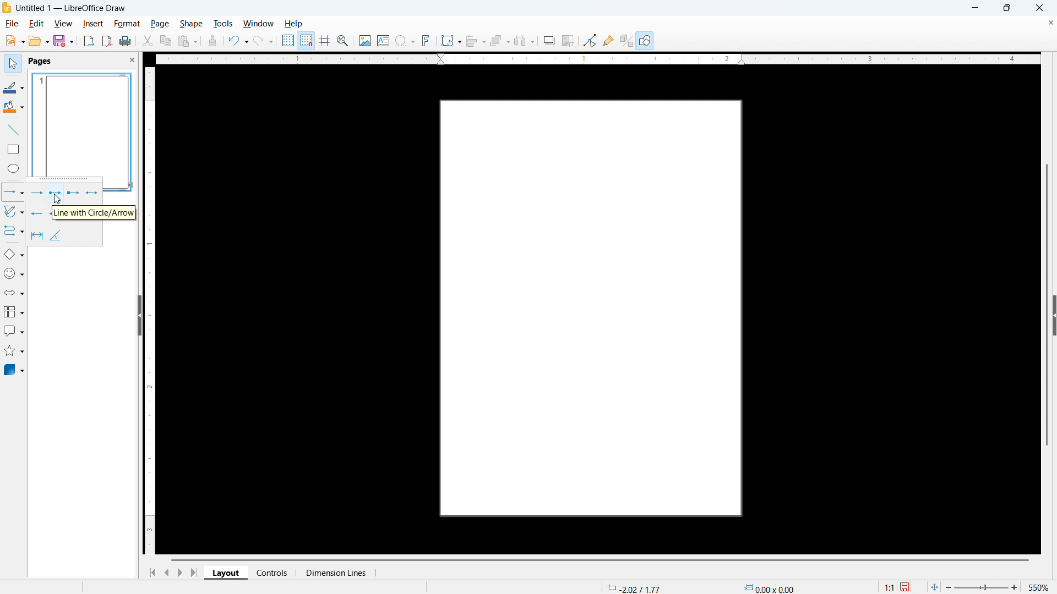 The image size is (1057, 594). Describe the element at coordinates (37, 235) in the screenshot. I see `Dimension lines ` at that location.